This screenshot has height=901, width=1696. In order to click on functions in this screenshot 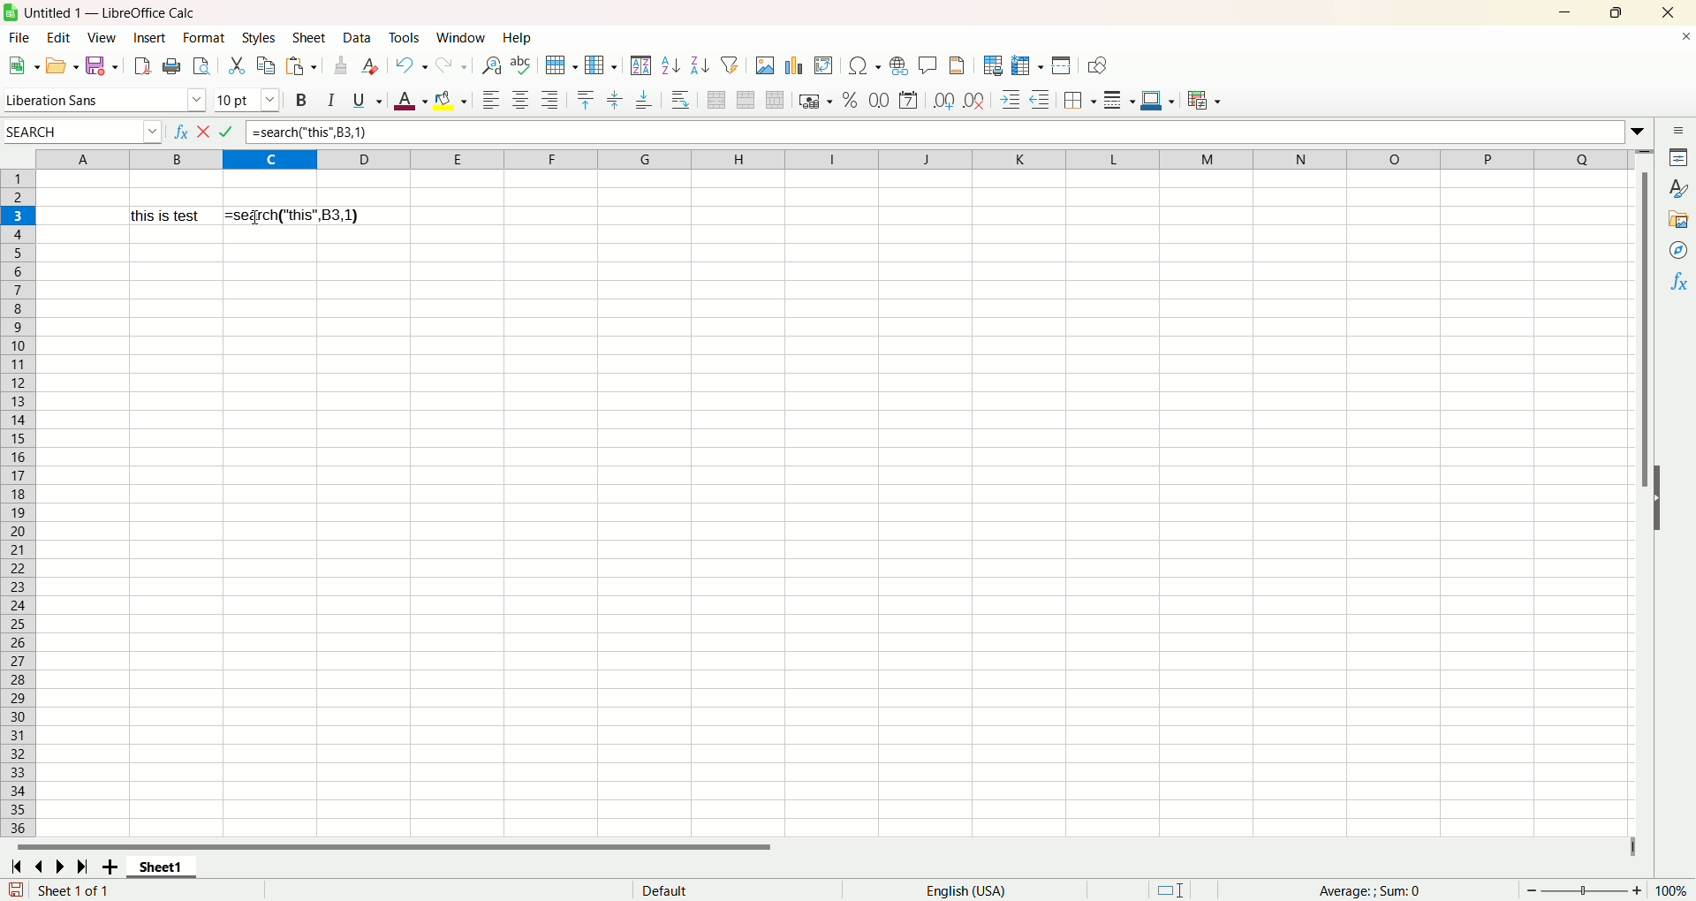, I will do `click(1361, 889)`.